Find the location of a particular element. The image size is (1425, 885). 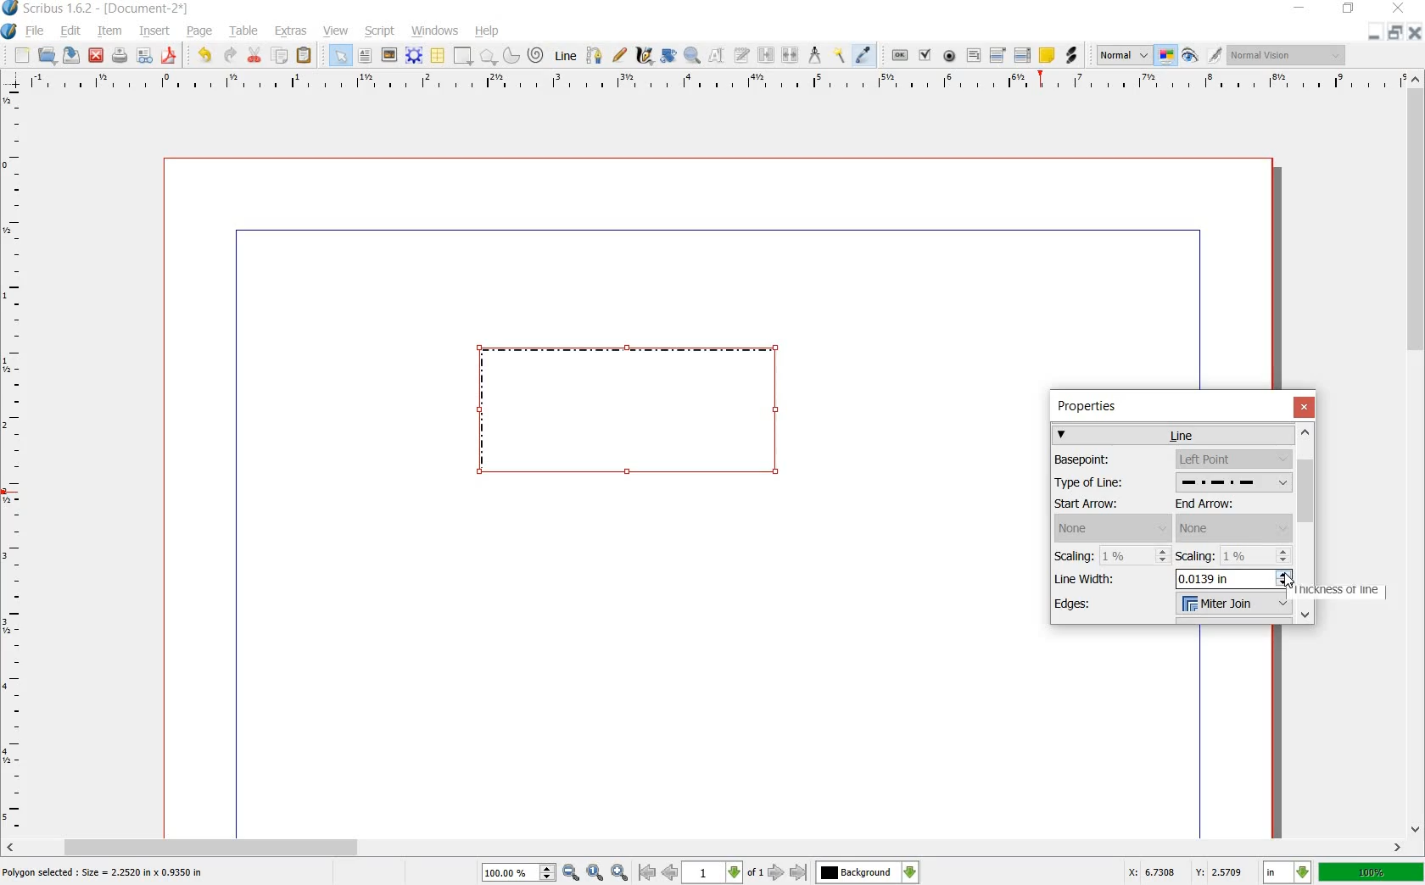

TEXT FRAME is located at coordinates (366, 56).